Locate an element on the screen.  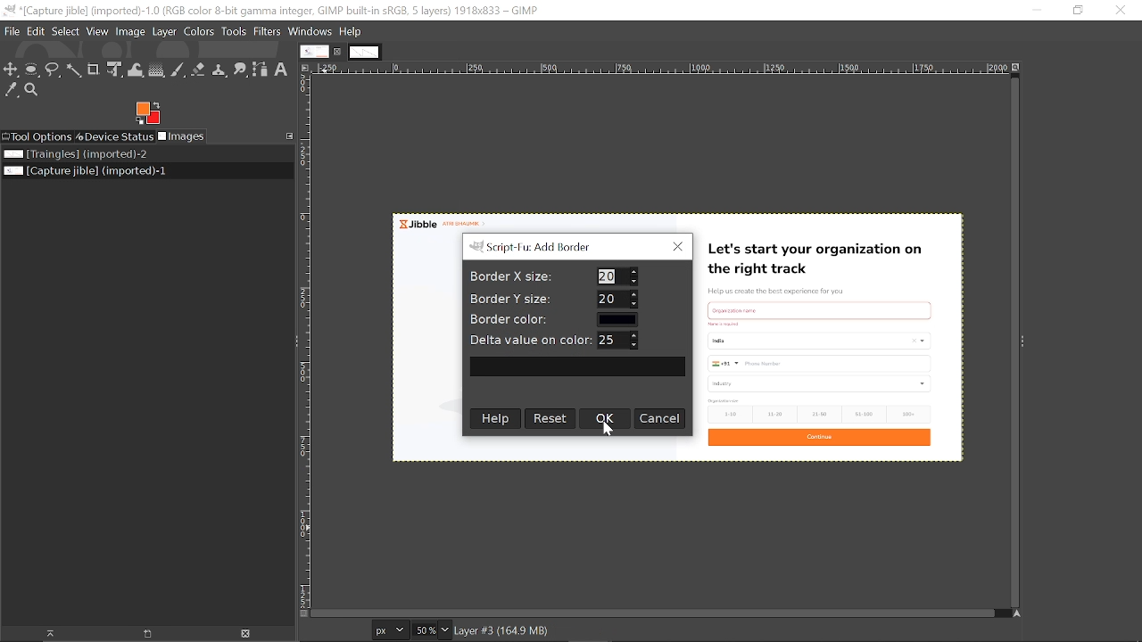
Horizontal label is located at coordinates (662, 69).